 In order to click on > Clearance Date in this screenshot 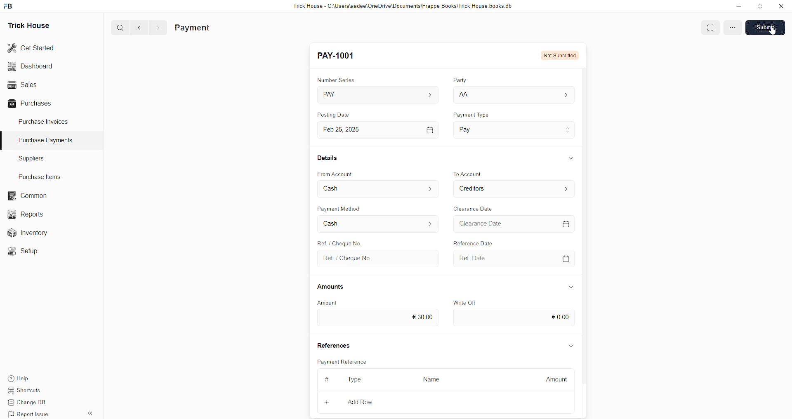, I will do `click(497, 223)`.